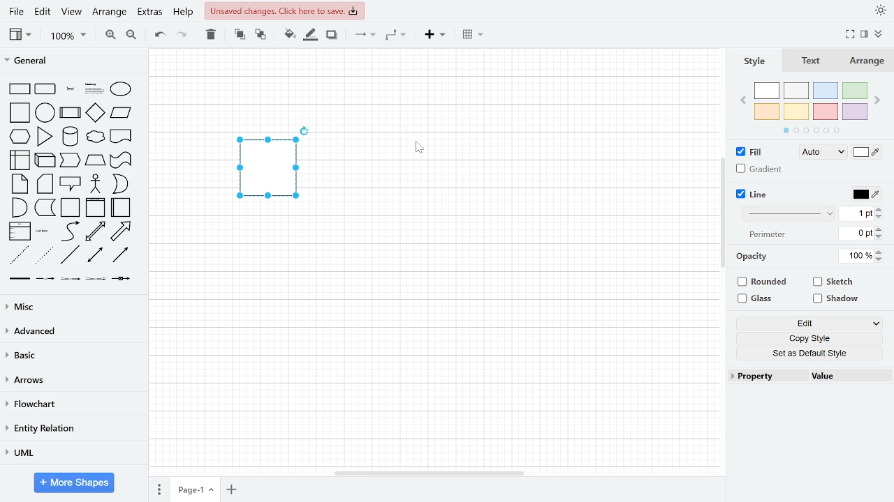 The height and width of the screenshot is (502, 894). I want to click on view, so click(21, 36).